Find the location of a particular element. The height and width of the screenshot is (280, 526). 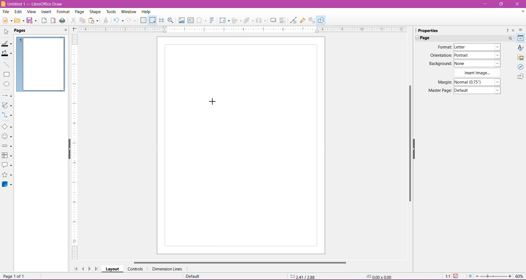

Connectors is located at coordinates (7, 115).